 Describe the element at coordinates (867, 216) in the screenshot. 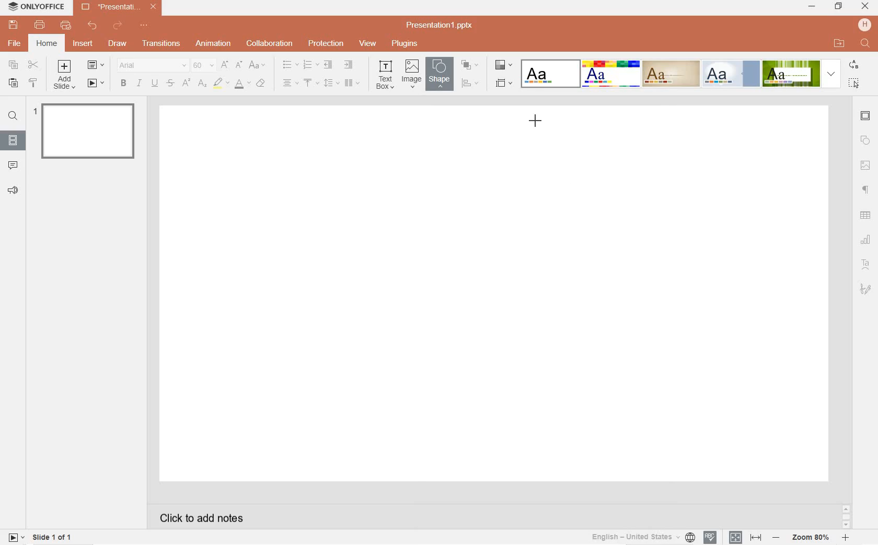

I see `table settings` at that location.